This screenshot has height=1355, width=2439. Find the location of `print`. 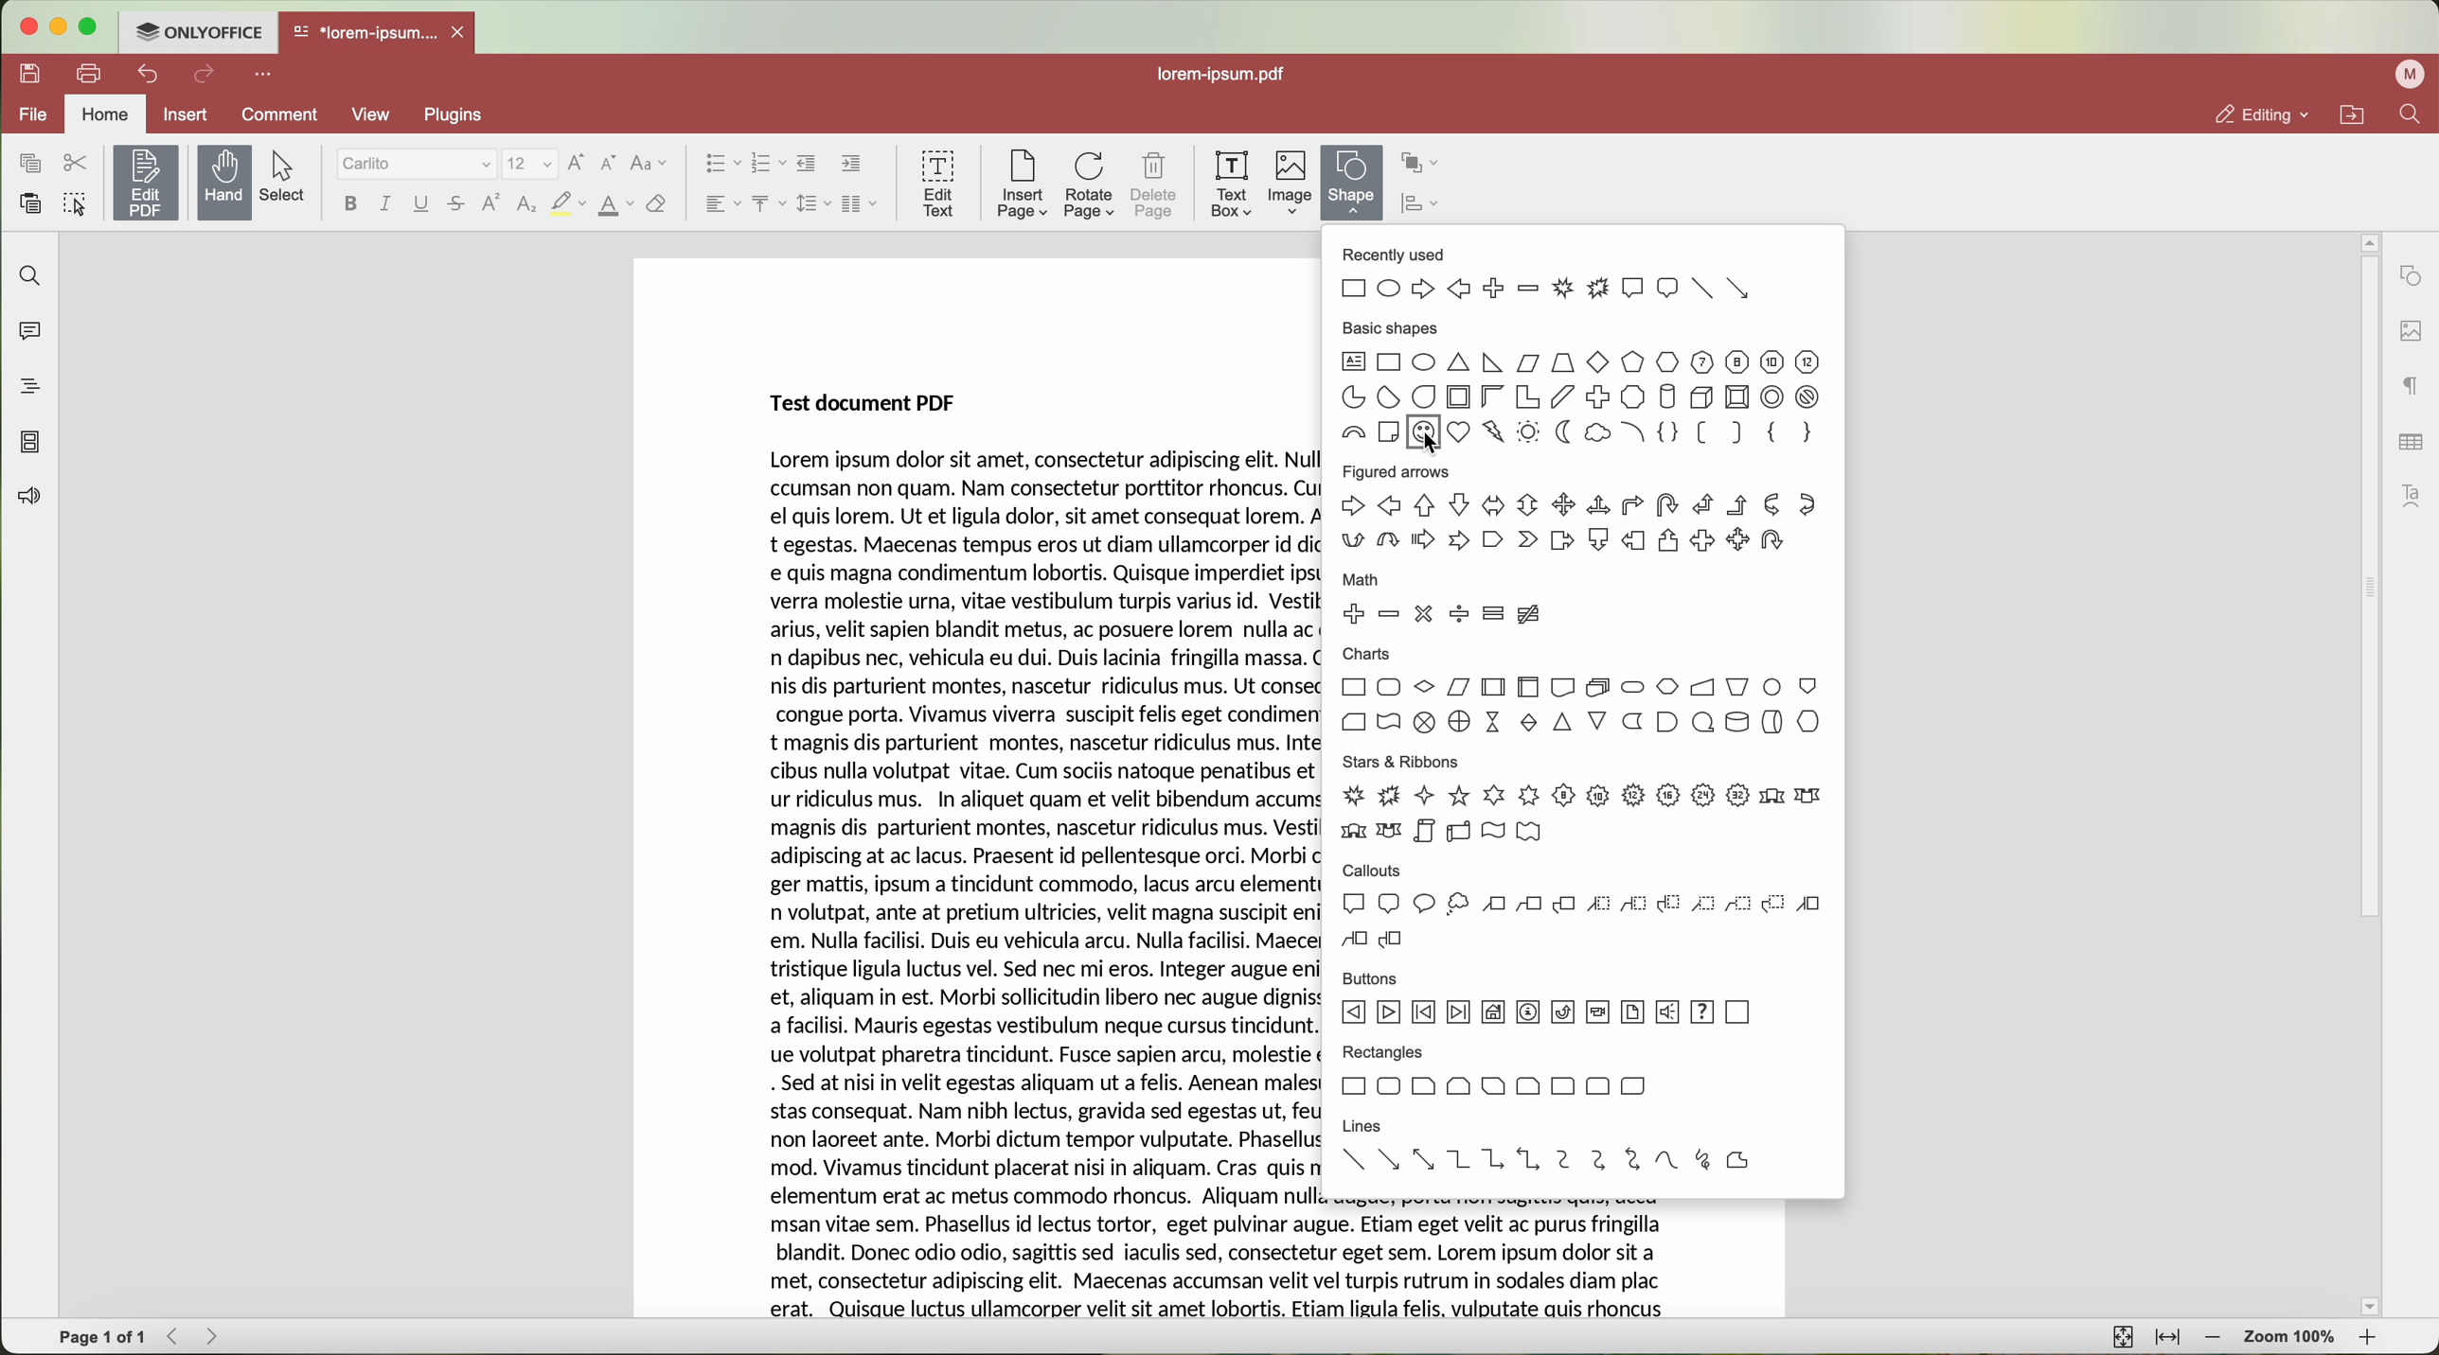

print is located at coordinates (91, 72).